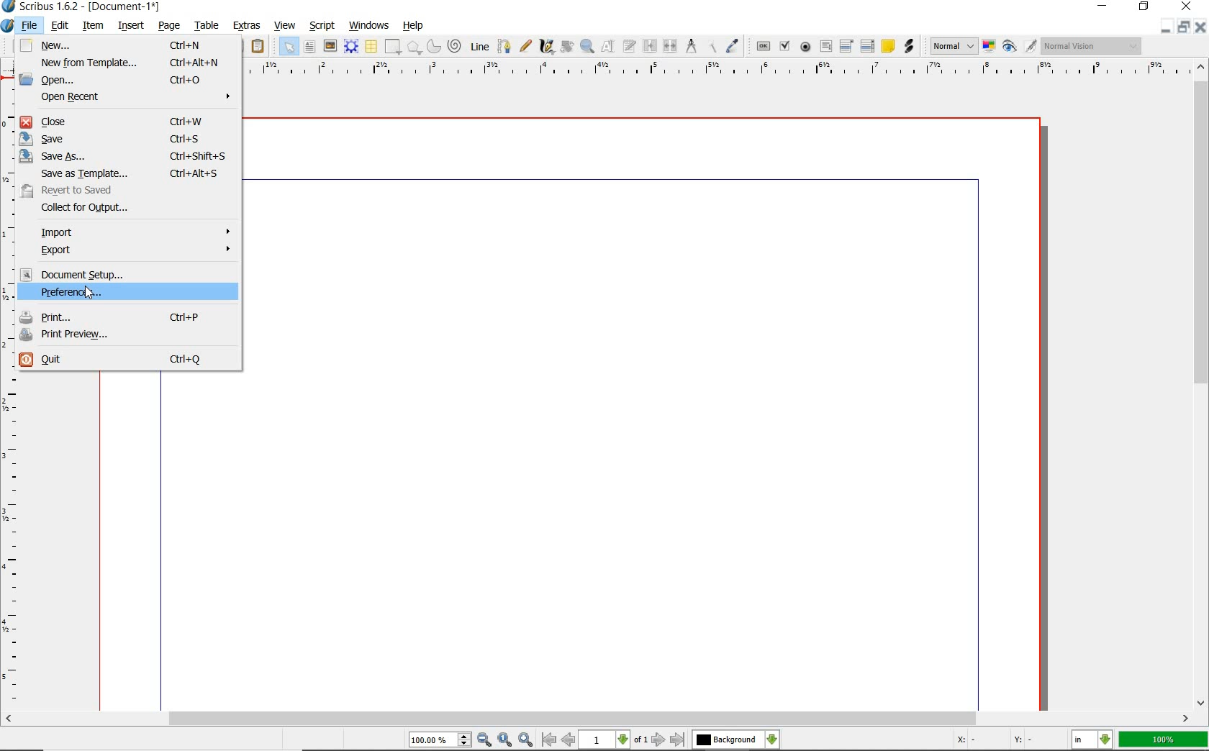  I want to click on move to next or previous page, so click(612, 739).